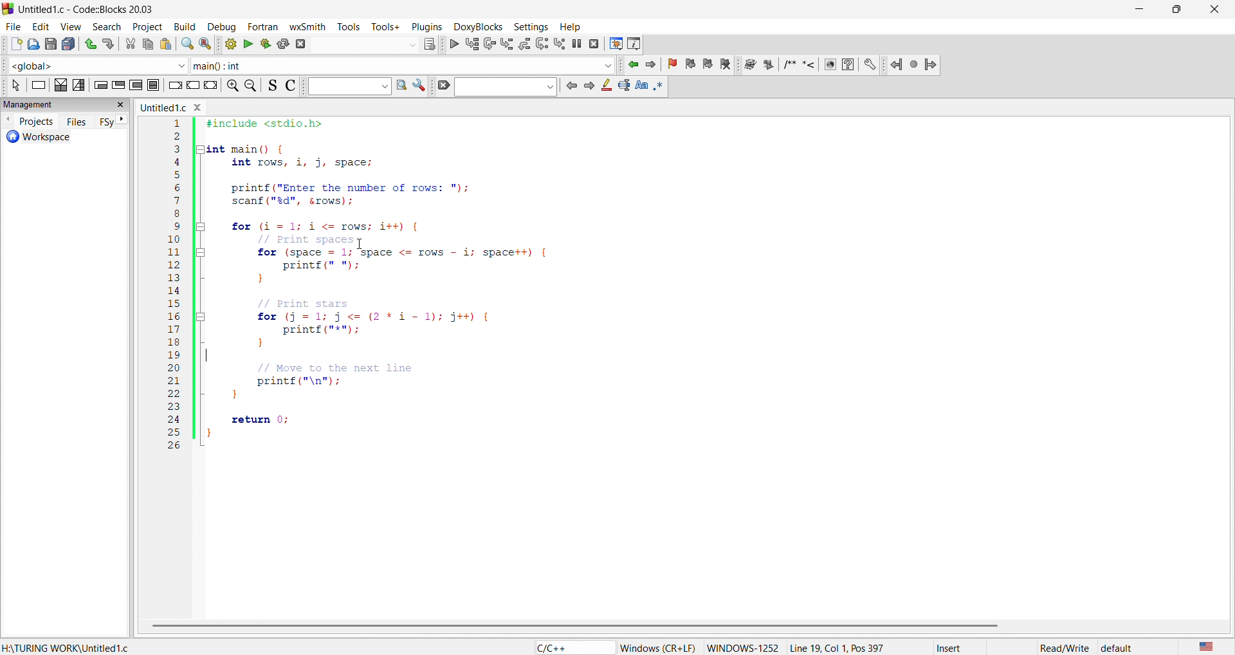 Image resolution: width=1235 pixels, height=655 pixels. What do you see at coordinates (161, 107) in the screenshot?
I see `untitled1.c` at bounding box center [161, 107].